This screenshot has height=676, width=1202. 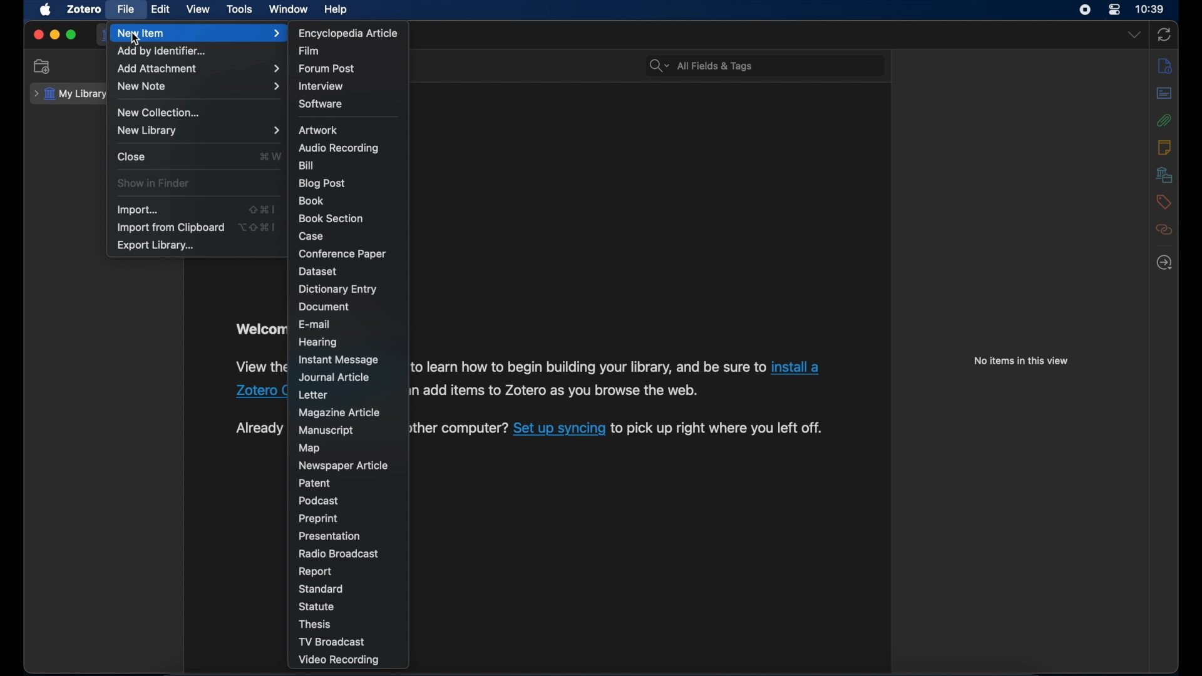 I want to click on tools, so click(x=240, y=9).